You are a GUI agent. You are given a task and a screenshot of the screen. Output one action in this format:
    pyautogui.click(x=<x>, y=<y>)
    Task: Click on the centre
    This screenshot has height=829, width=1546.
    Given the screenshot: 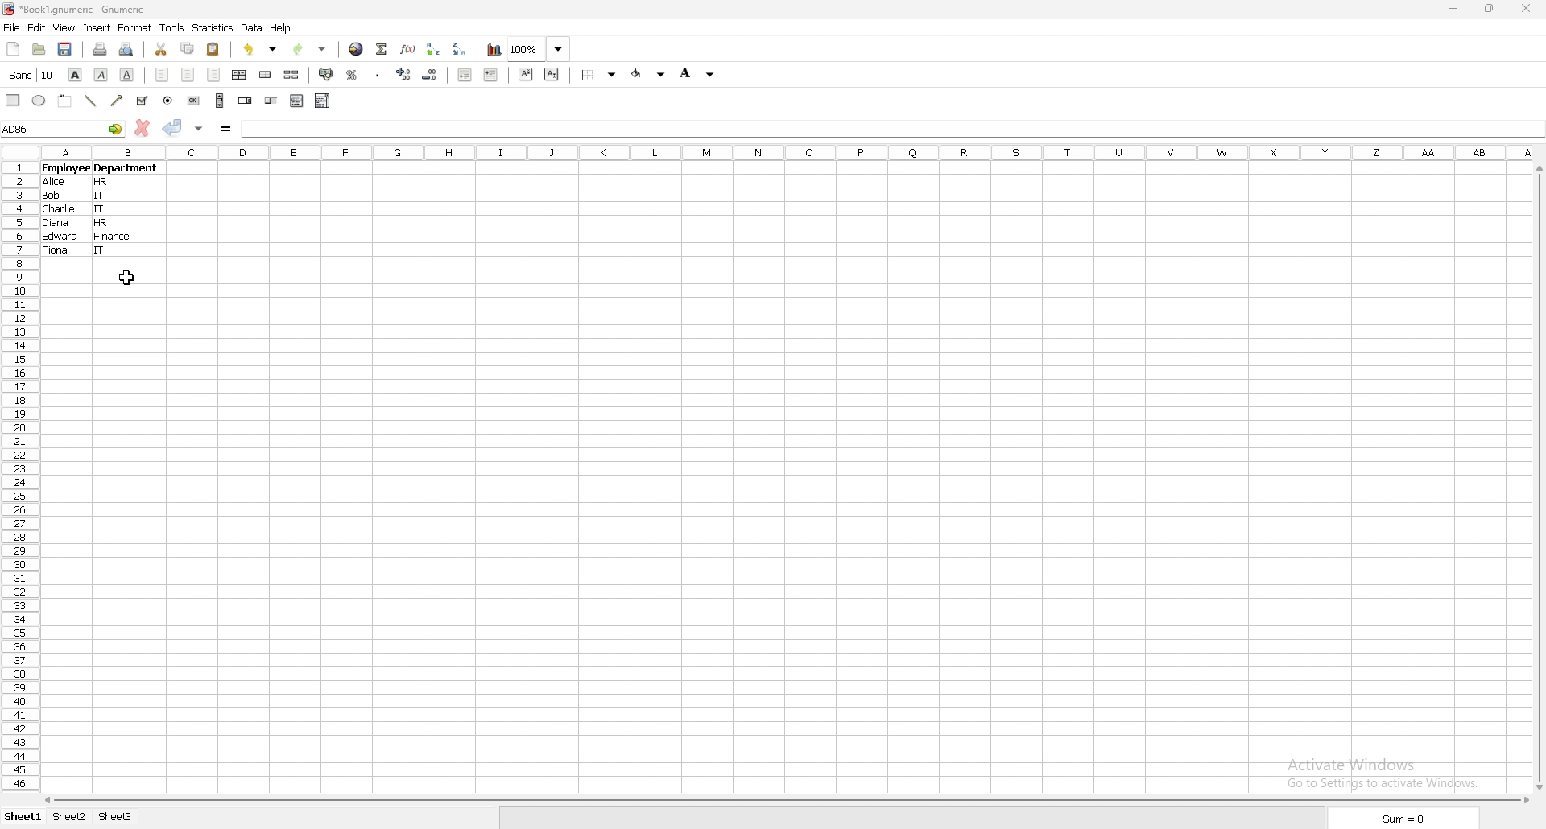 What is the action you would take?
    pyautogui.click(x=188, y=74)
    